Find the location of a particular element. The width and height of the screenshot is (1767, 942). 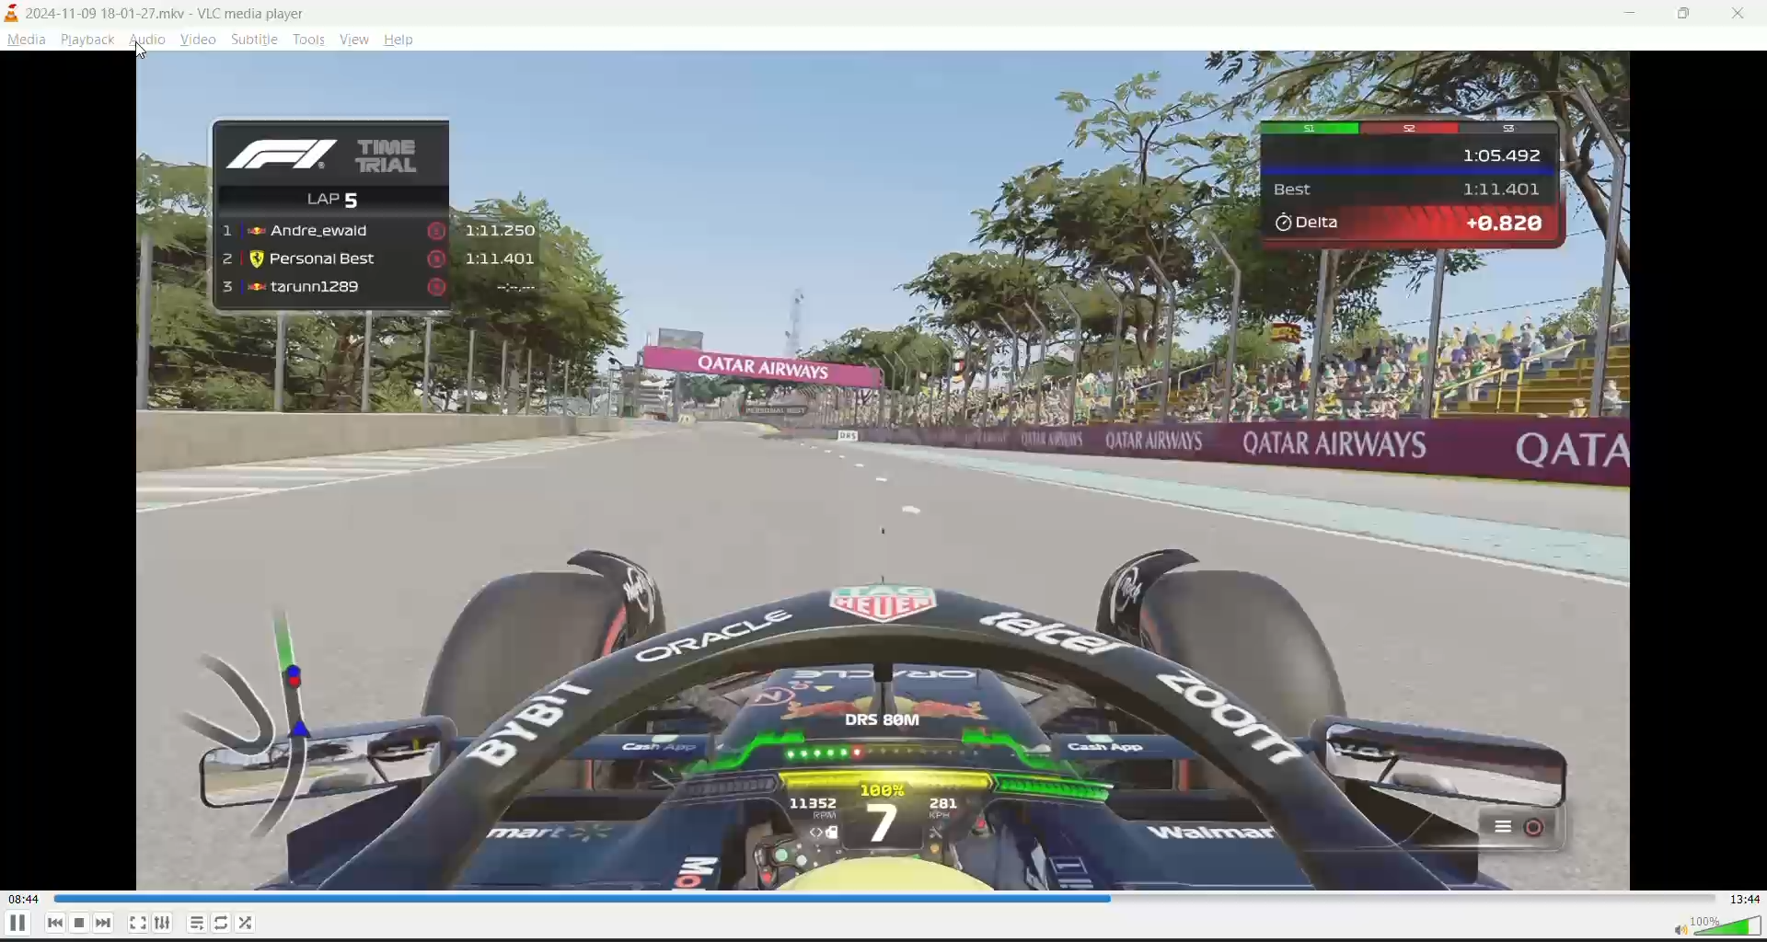

tools is located at coordinates (307, 41).